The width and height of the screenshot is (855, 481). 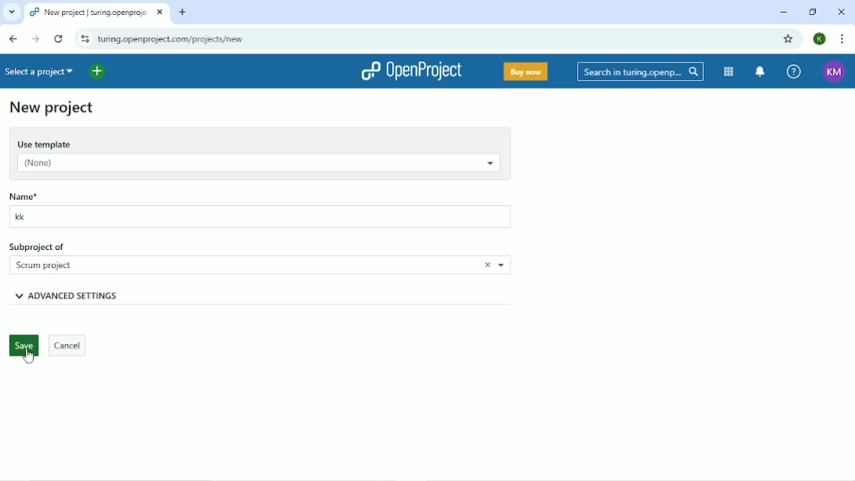 I want to click on Search in turing.openproject, so click(x=639, y=71).